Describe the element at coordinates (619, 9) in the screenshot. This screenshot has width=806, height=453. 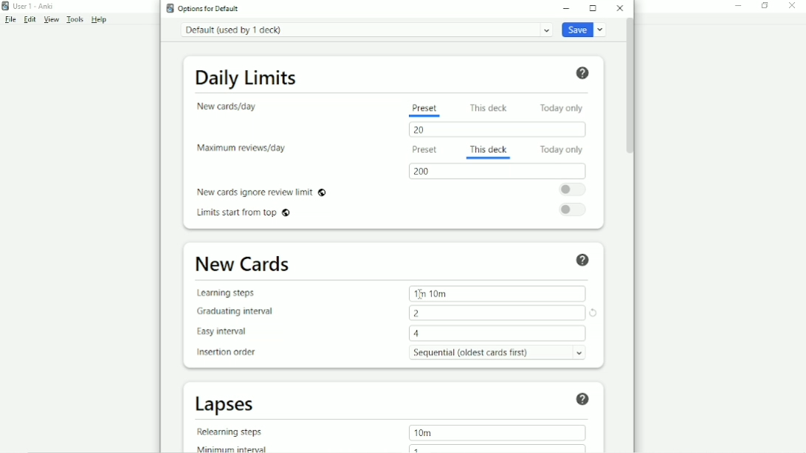
I see `Close` at that location.